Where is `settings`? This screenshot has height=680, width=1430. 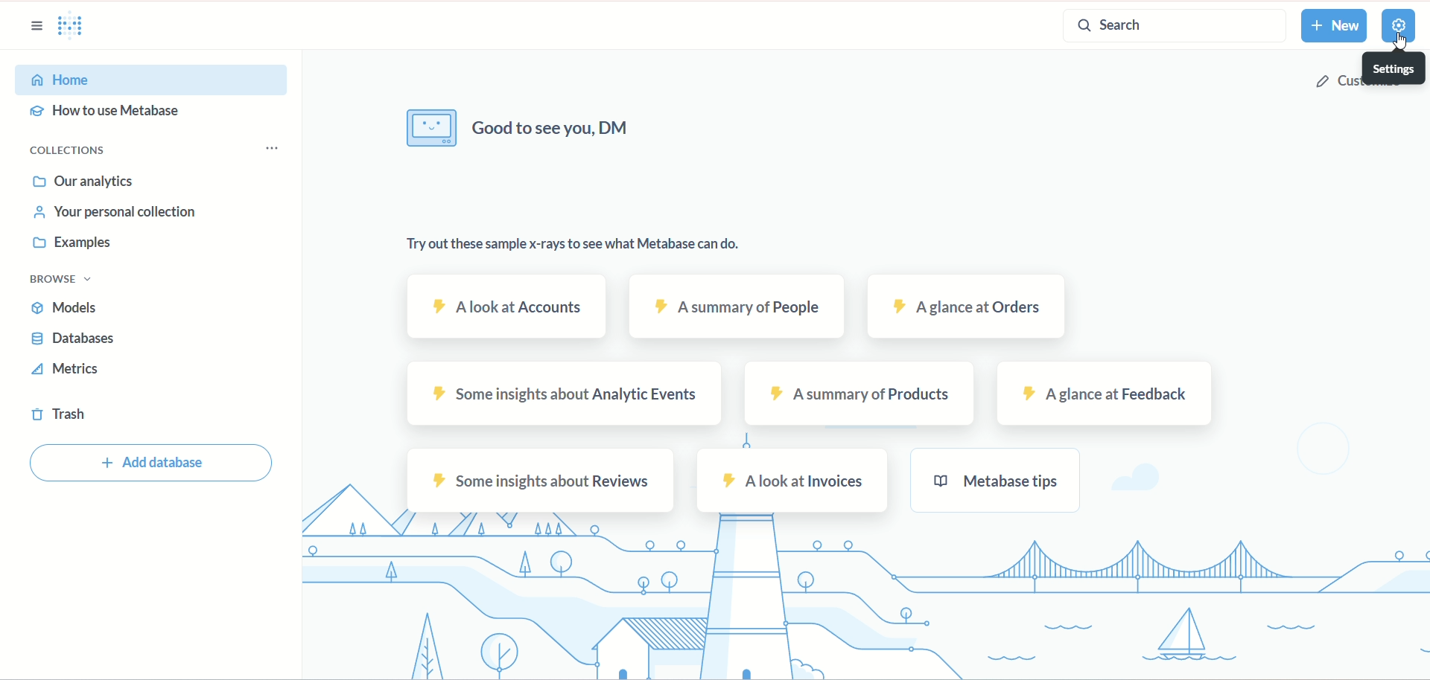
settings is located at coordinates (1395, 65).